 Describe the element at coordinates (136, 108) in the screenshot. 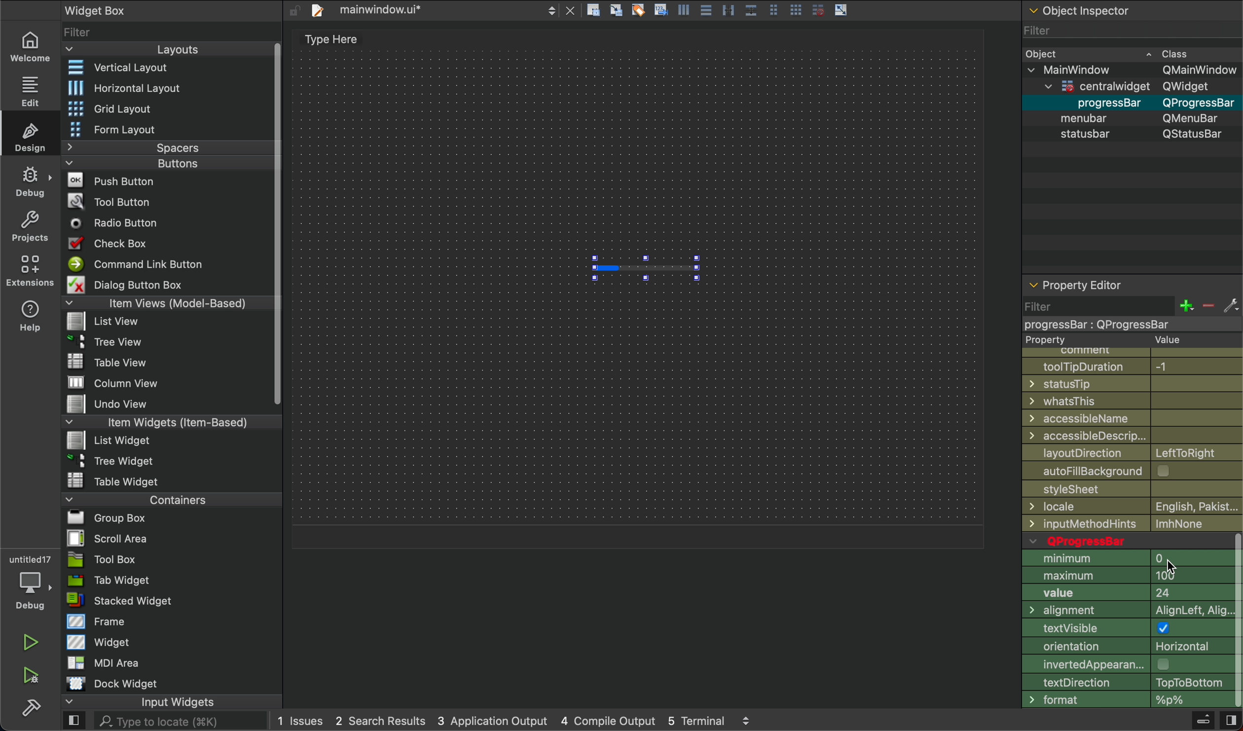

I see `Grid Layout` at that location.